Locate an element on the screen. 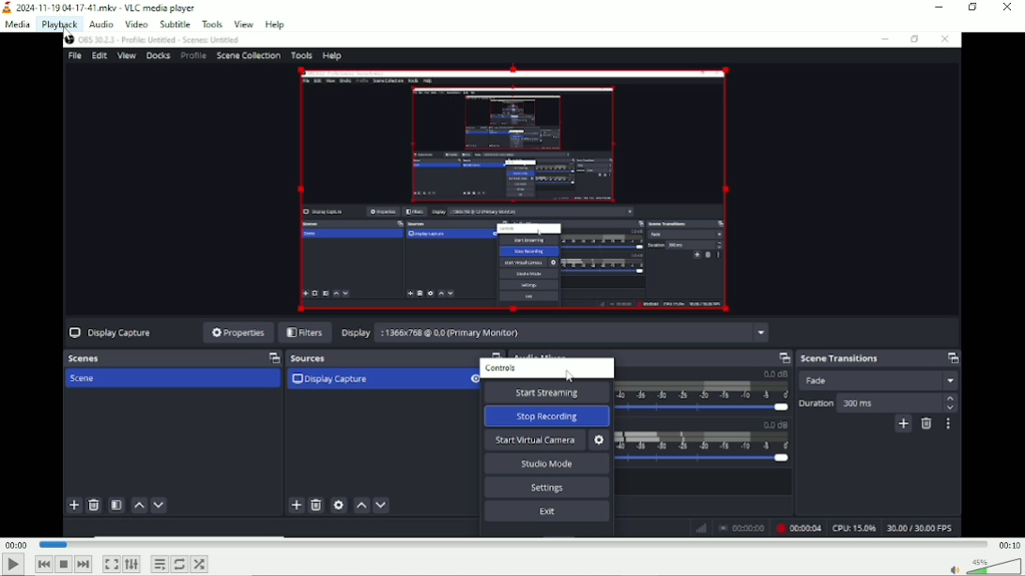 The image size is (1025, 576). Subtitle is located at coordinates (176, 23).